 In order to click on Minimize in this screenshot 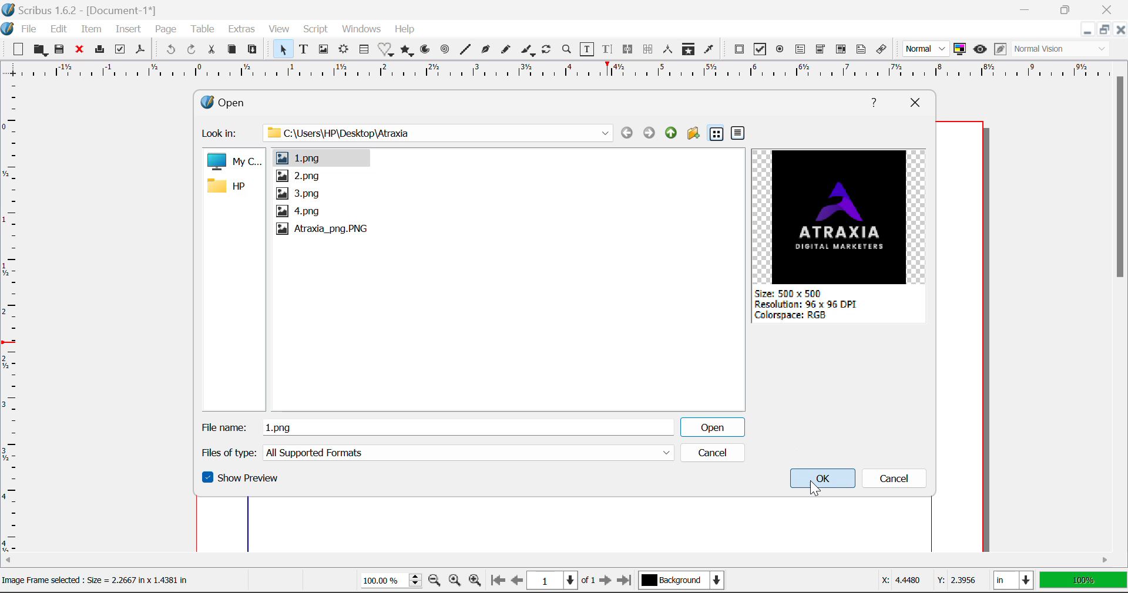, I will do `click(1071, 9)`.